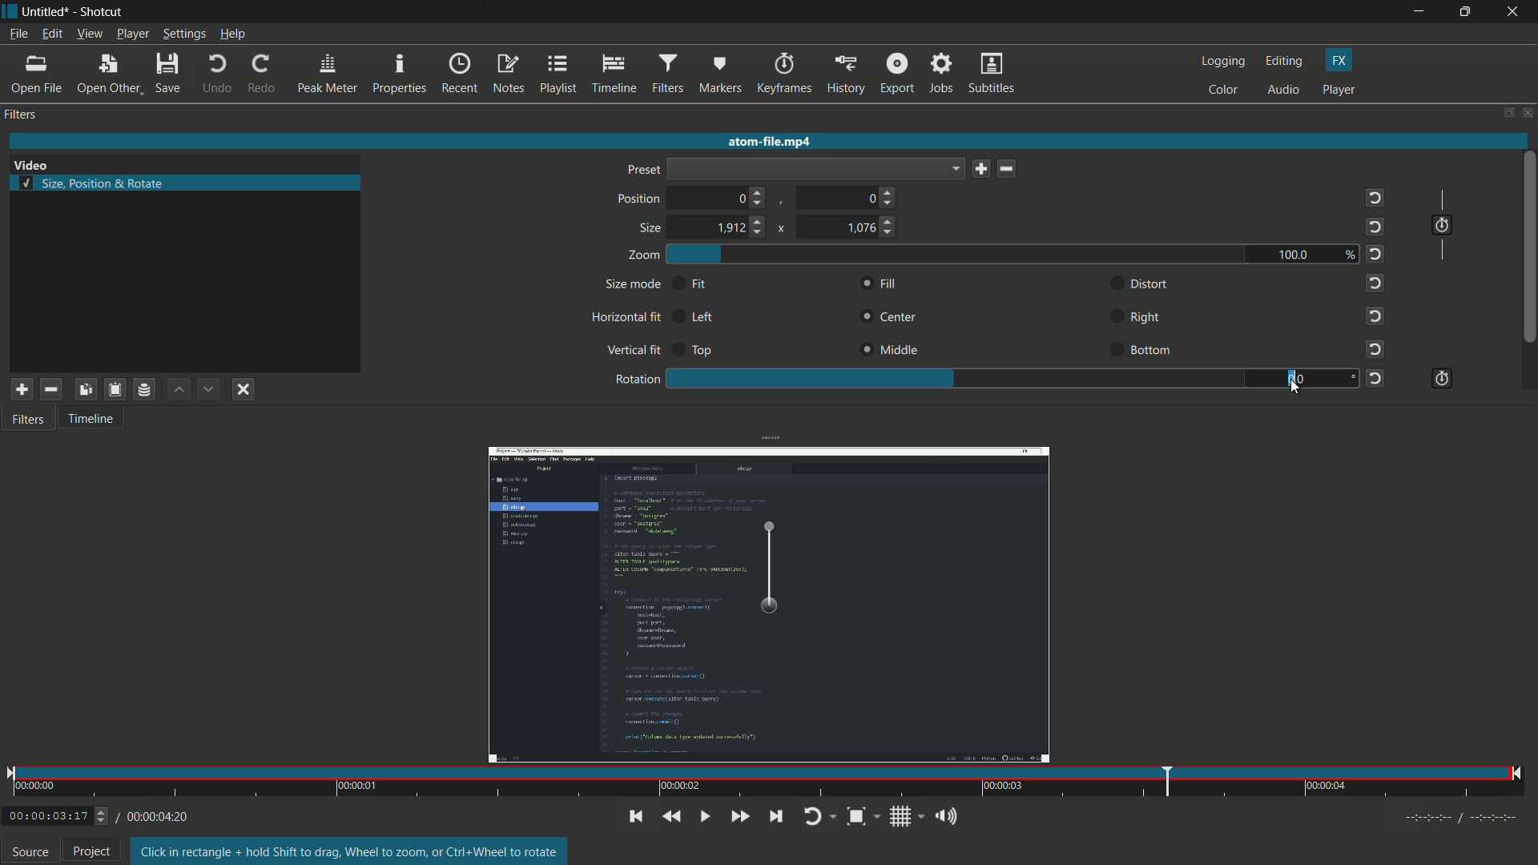  I want to click on bottom, so click(1153, 350).